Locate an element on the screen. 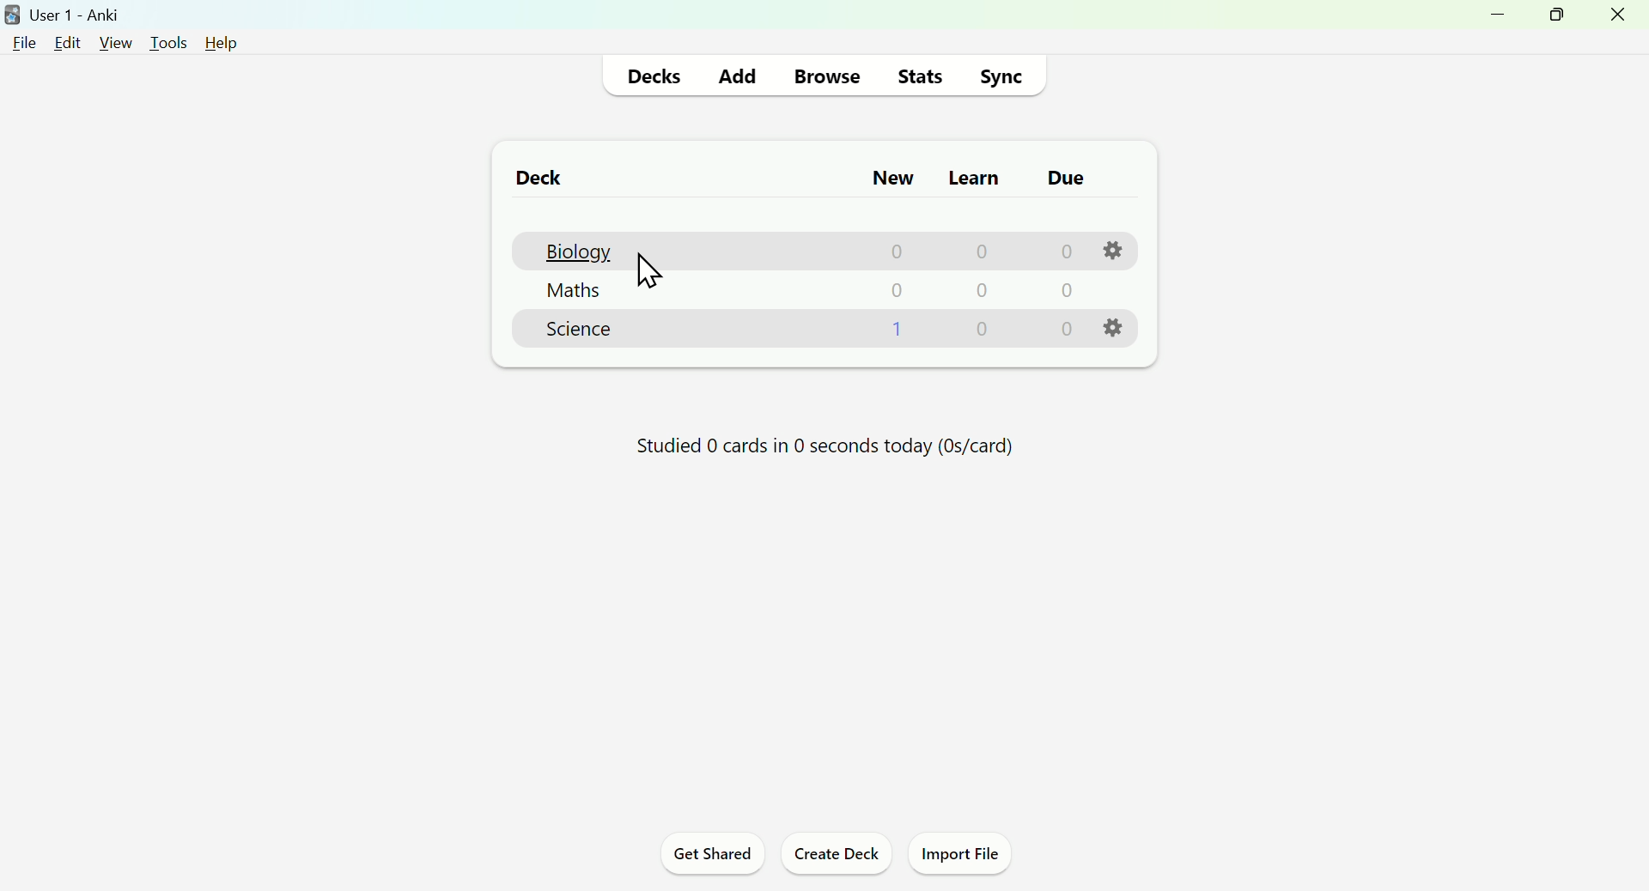 The width and height of the screenshot is (1649, 891). Browse is located at coordinates (823, 78).